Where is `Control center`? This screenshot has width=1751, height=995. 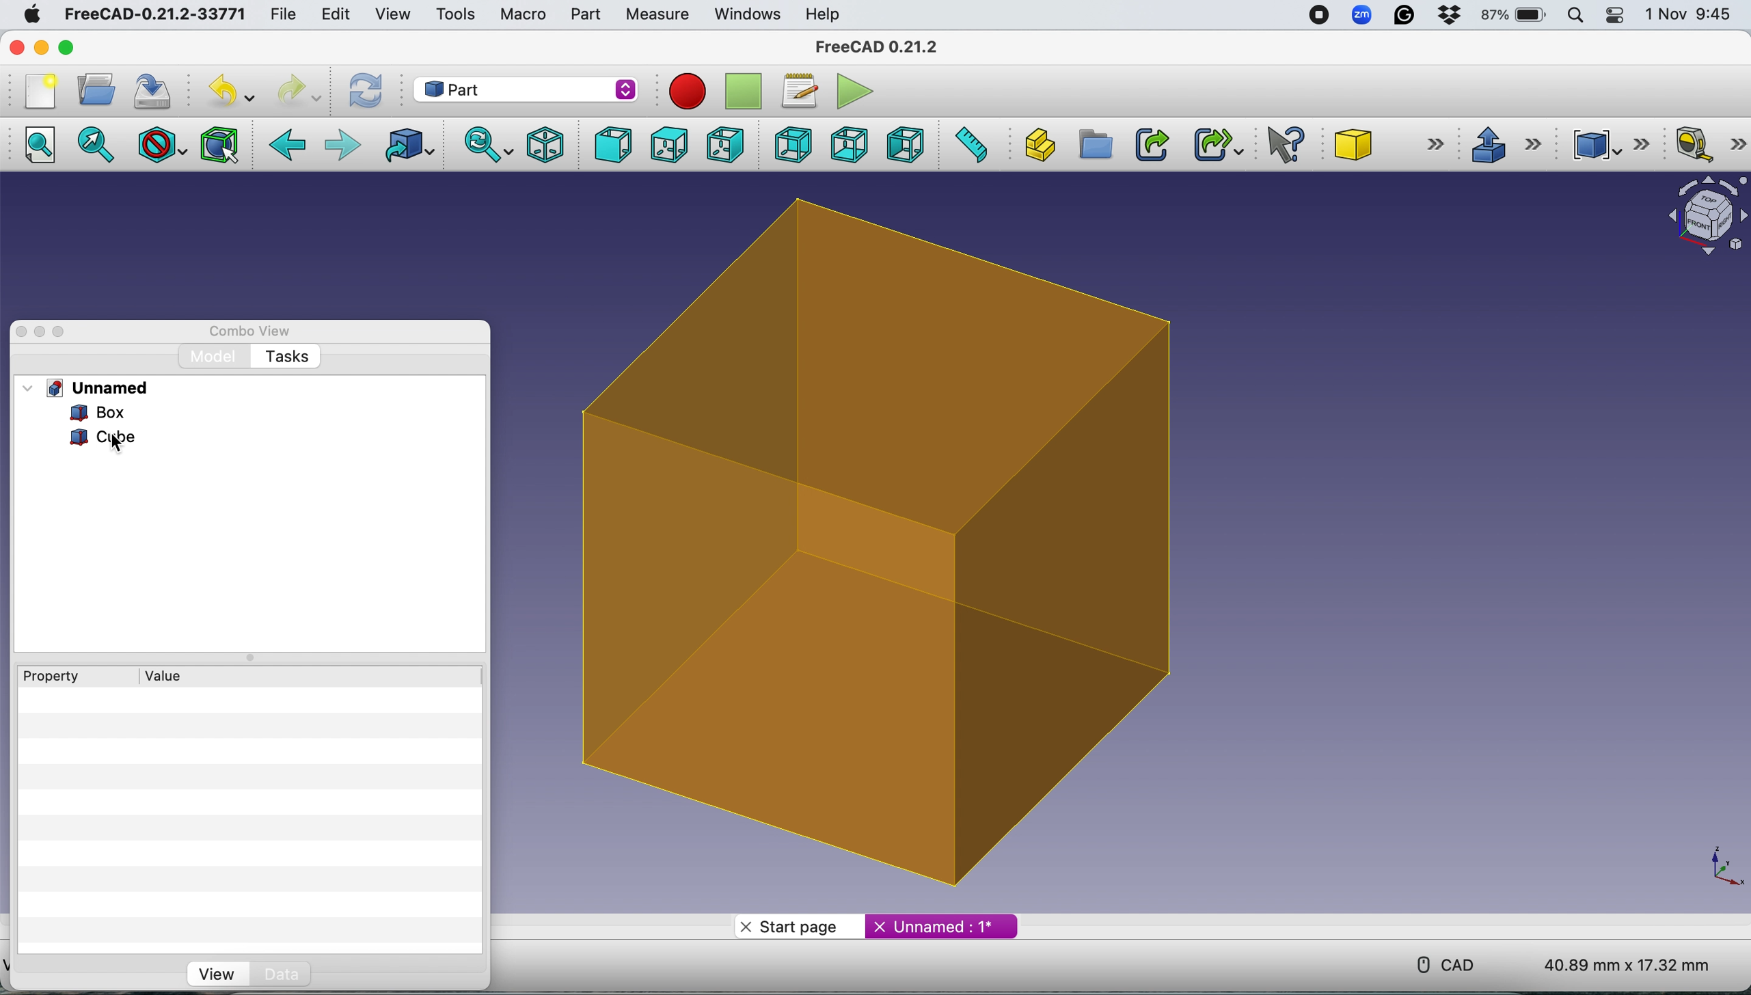
Control center is located at coordinates (1617, 16).